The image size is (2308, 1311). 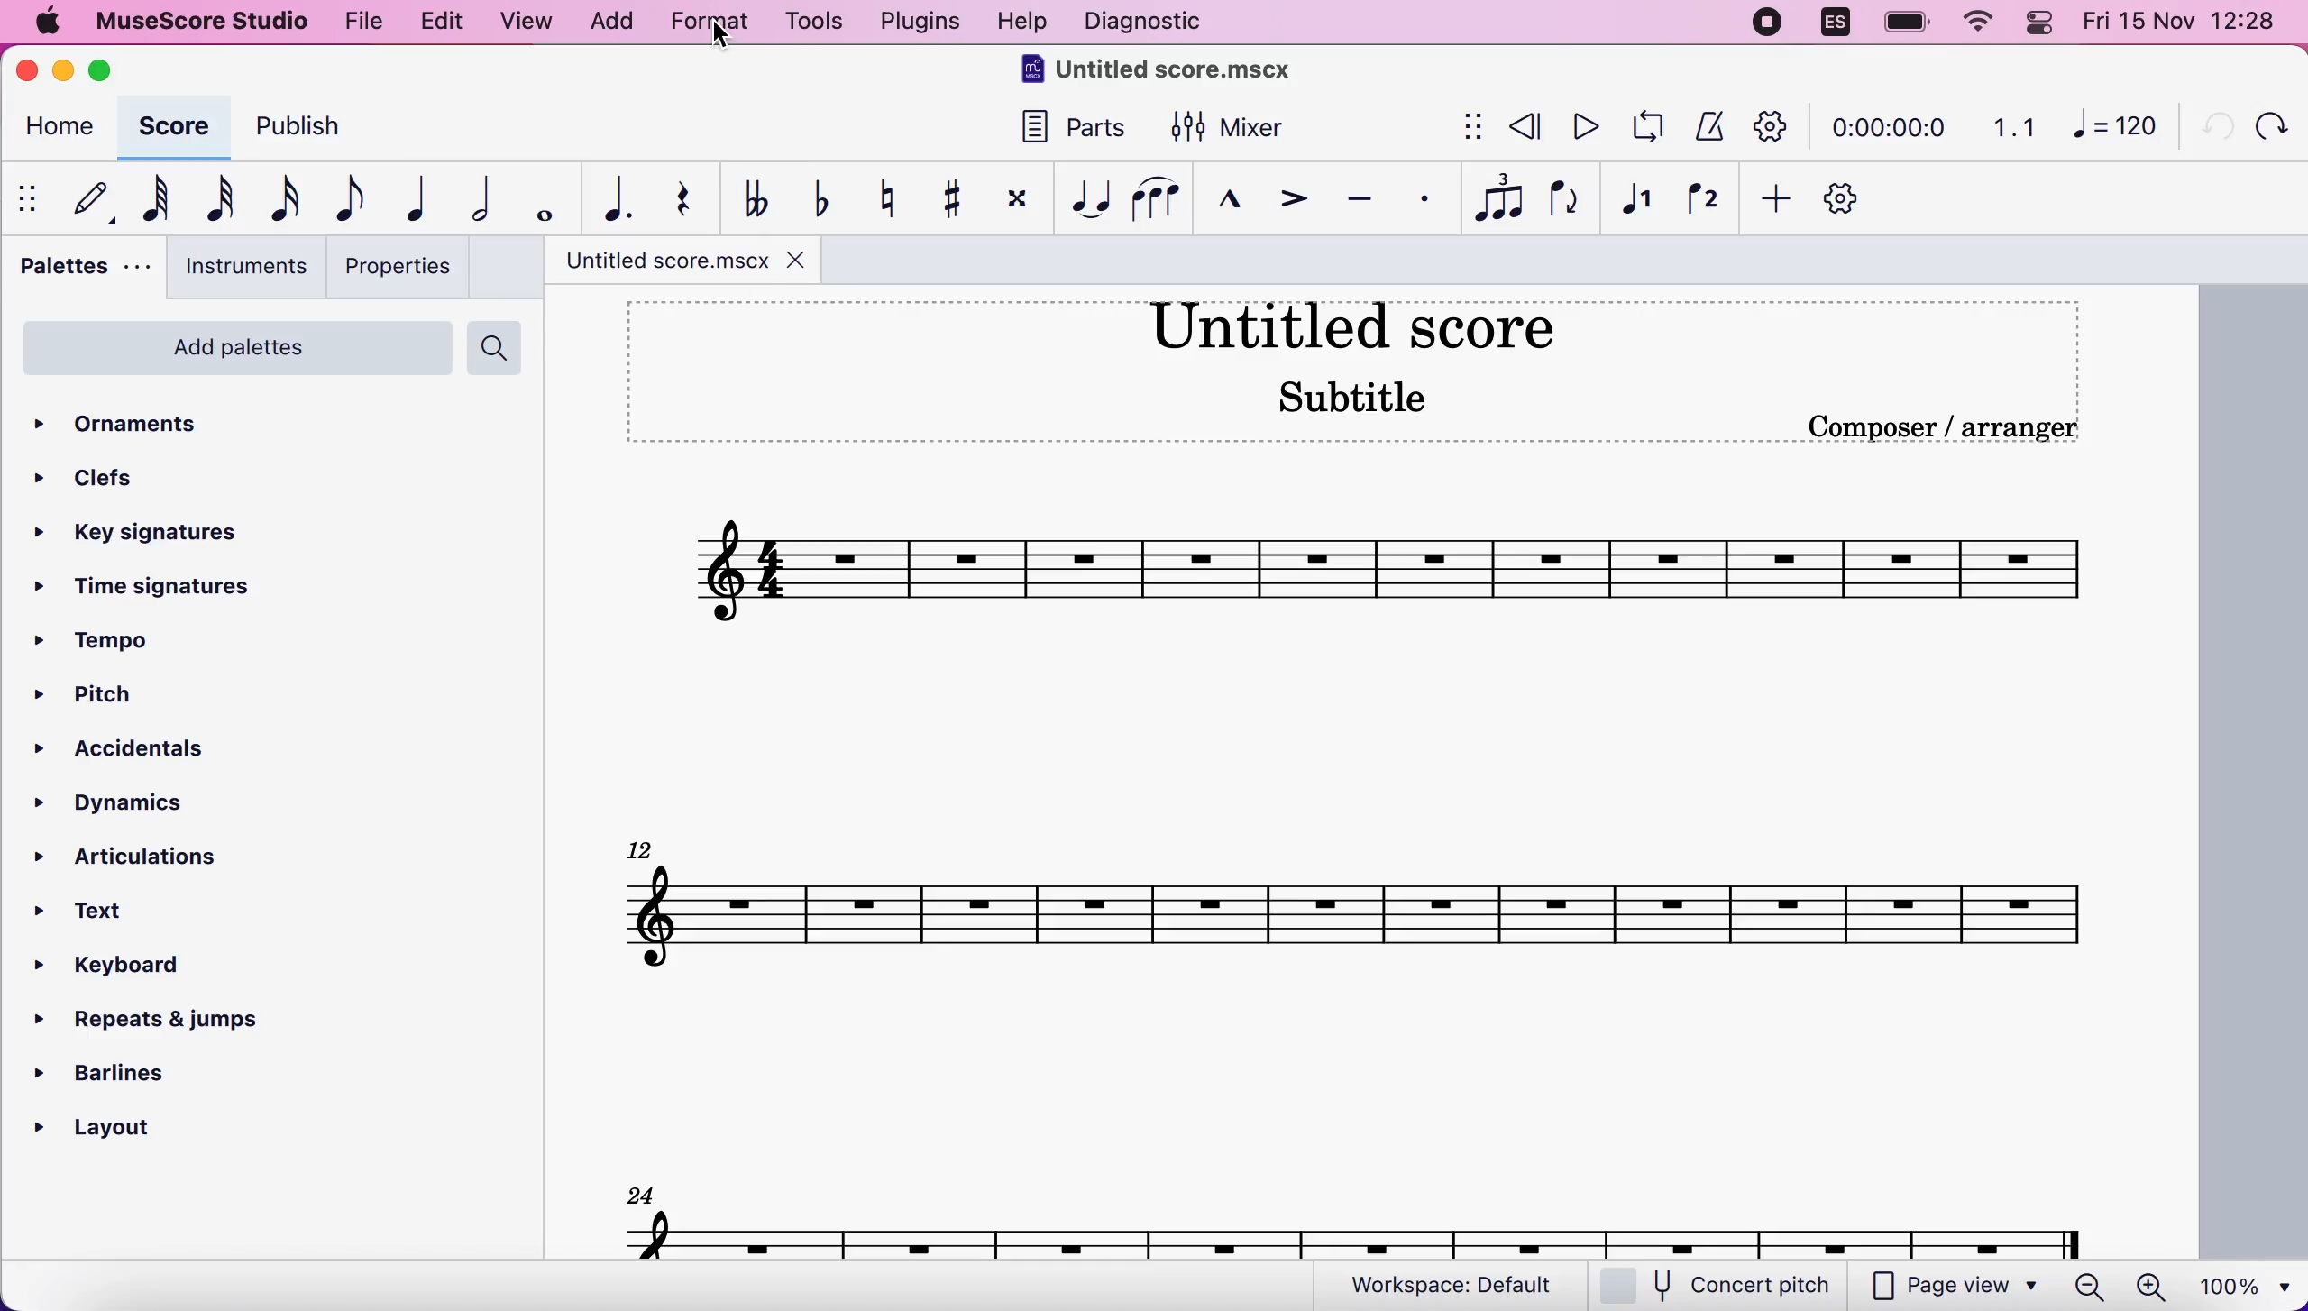 What do you see at coordinates (2149, 1287) in the screenshot?
I see `zoom in` at bounding box center [2149, 1287].